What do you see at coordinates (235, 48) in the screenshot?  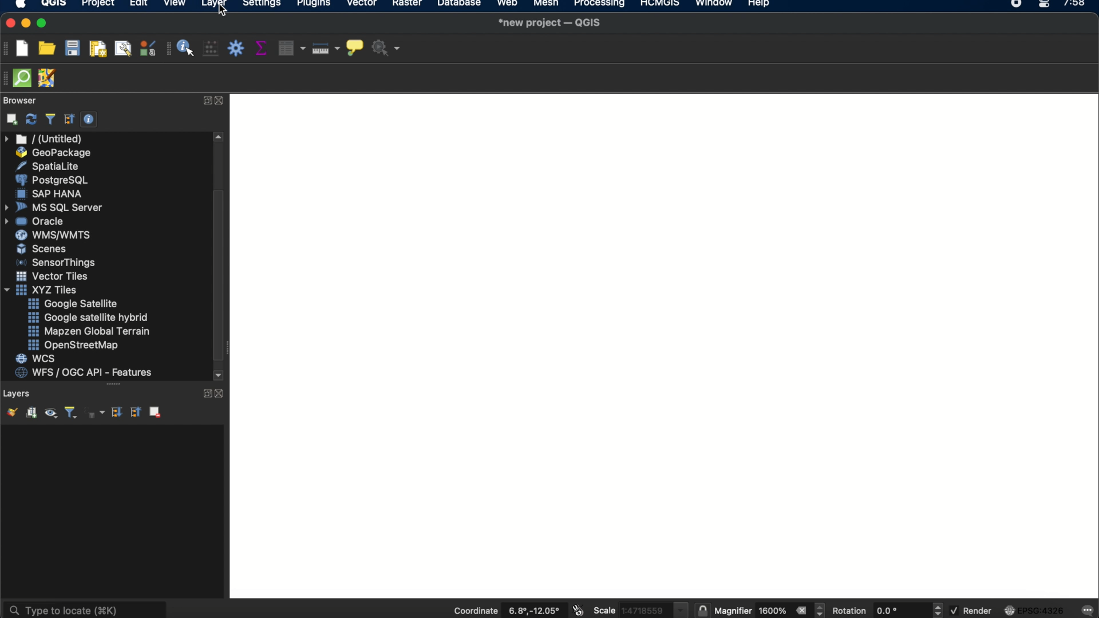 I see `toolbox` at bounding box center [235, 48].